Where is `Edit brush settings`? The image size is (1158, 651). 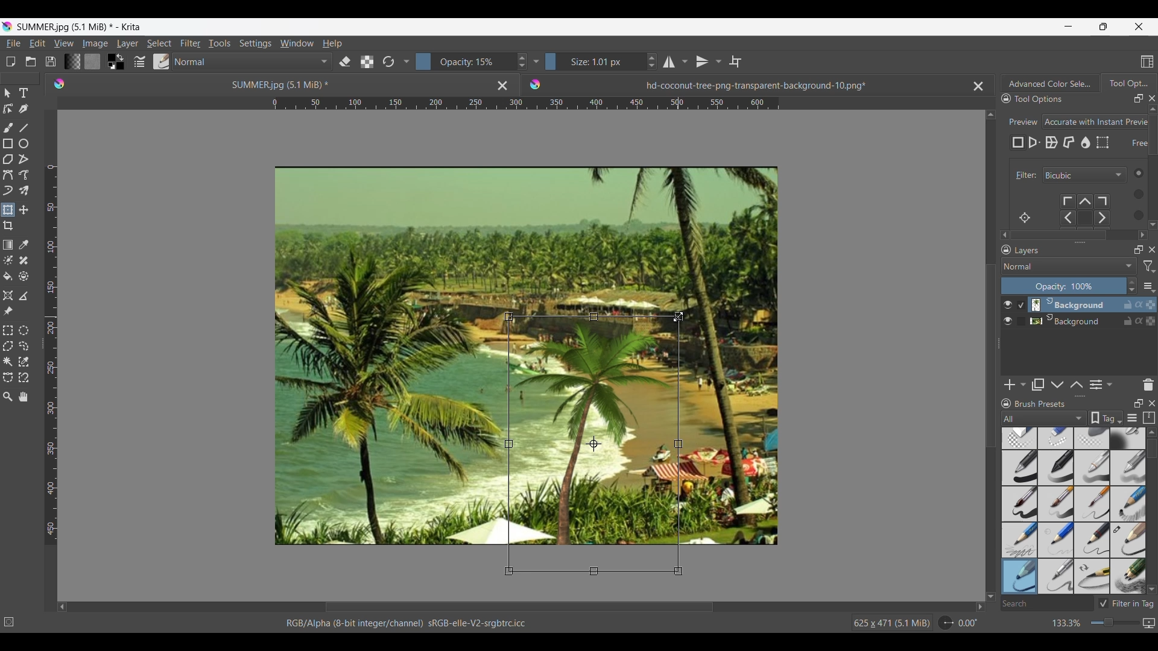
Edit brush settings is located at coordinates (138, 62).